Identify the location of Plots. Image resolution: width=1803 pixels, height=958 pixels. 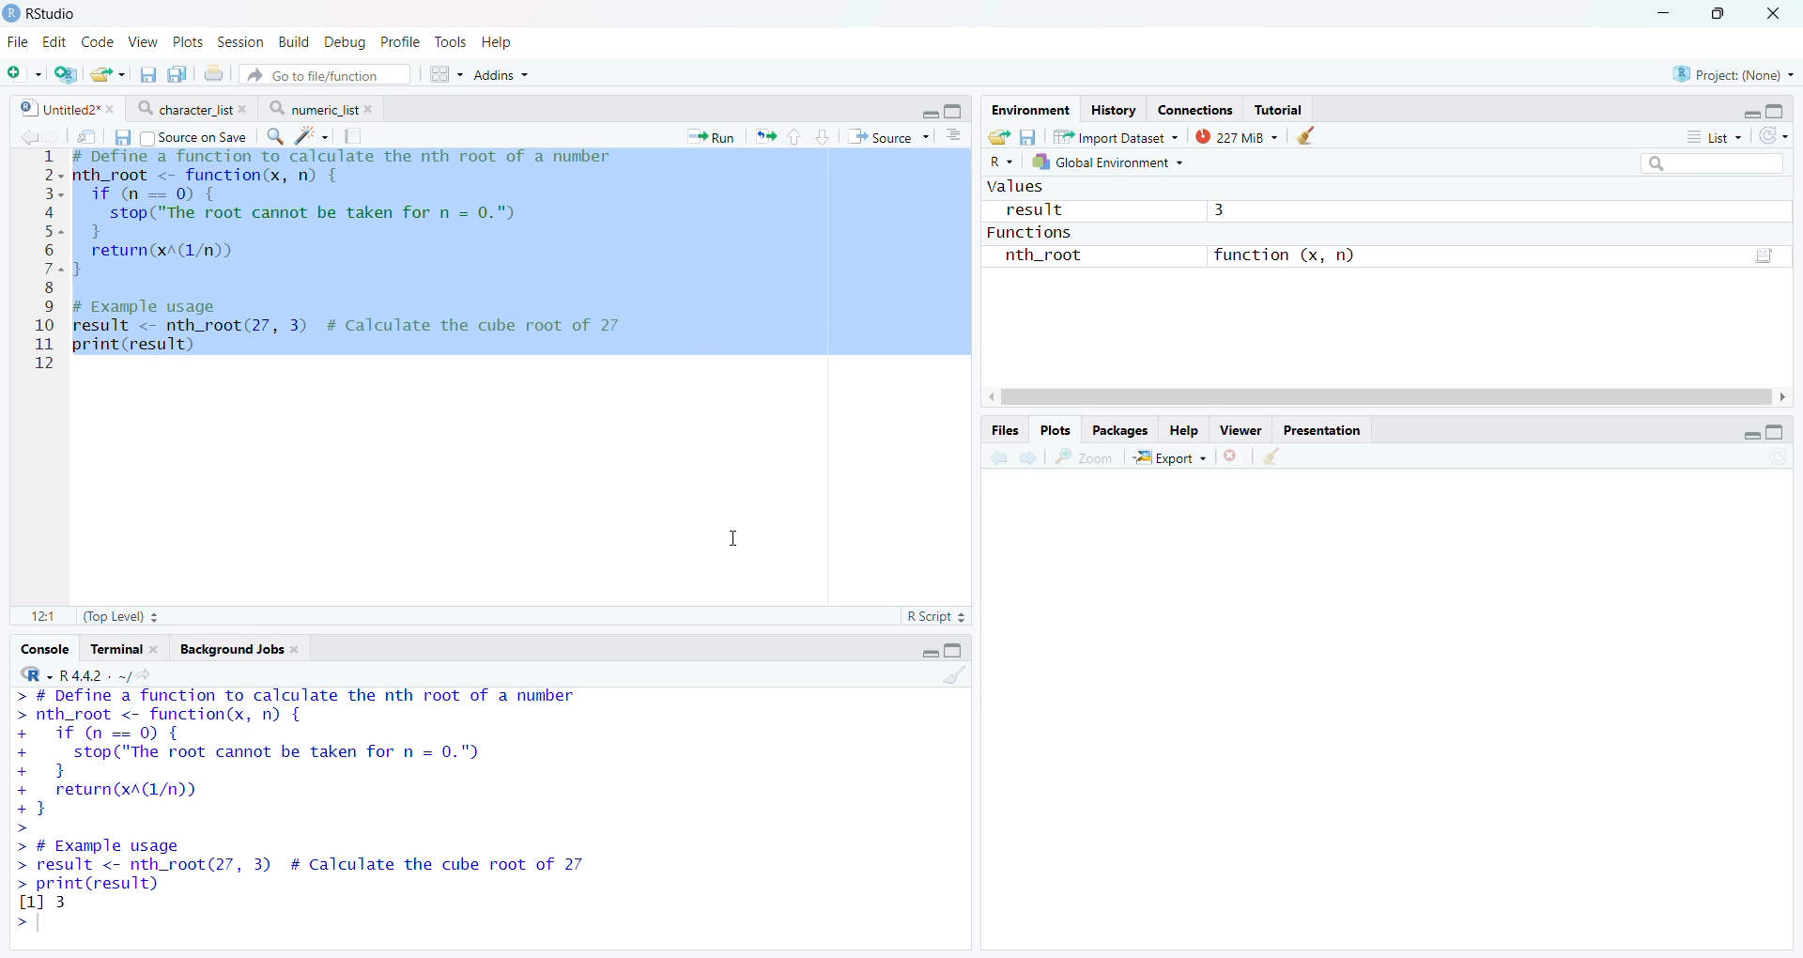
(189, 40).